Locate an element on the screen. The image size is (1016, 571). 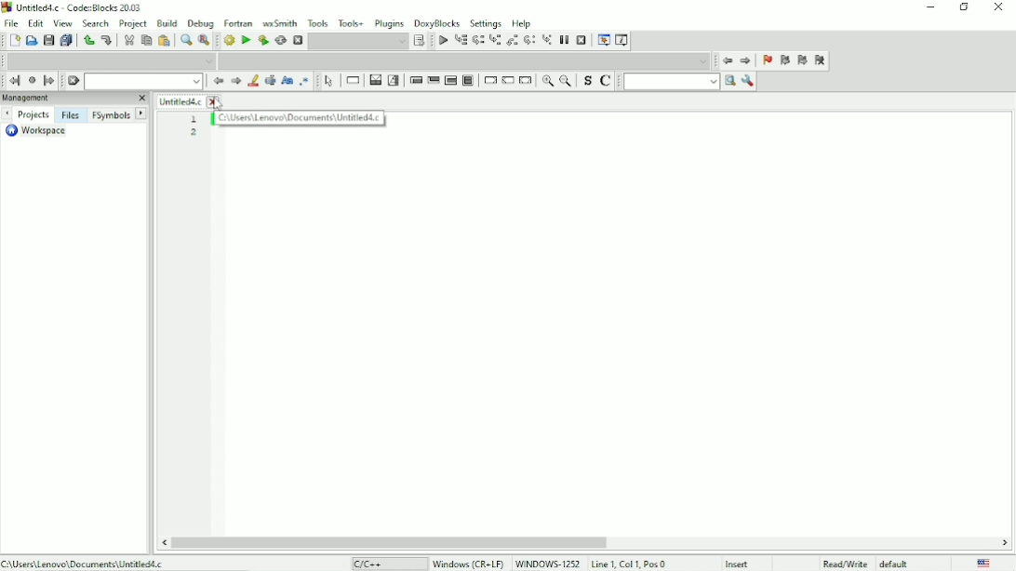
Select is located at coordinates (330, 81).